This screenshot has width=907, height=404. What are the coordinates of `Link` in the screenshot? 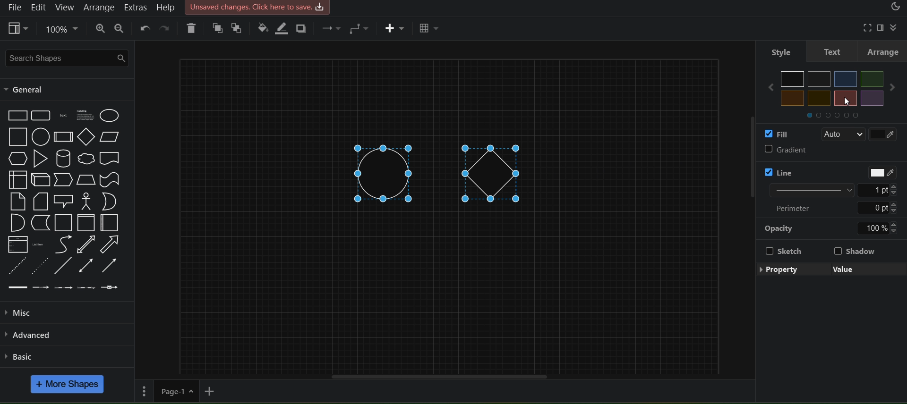 It's located at (18, 287).